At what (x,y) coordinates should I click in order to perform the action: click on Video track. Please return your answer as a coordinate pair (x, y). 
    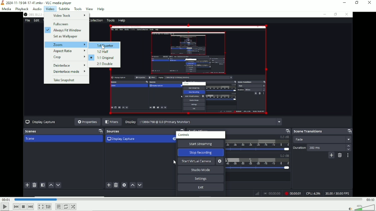
    Looking at the image, I should click on (66, 15).